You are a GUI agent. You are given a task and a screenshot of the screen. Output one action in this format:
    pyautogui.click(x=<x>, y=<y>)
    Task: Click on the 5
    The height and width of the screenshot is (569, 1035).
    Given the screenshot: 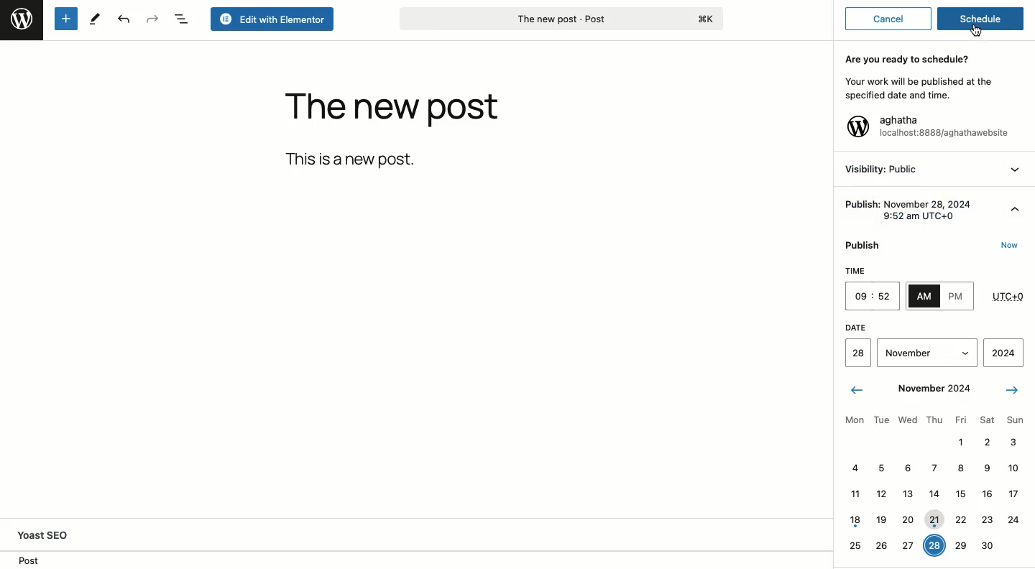 What is the action you would take?
    pyautogui.click(x=879, y=468)
    